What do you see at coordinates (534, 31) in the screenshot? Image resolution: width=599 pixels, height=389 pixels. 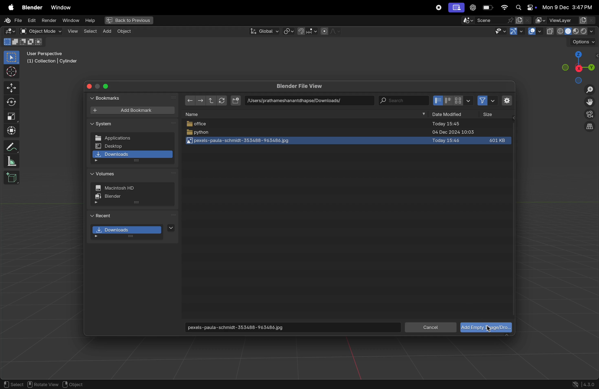 I see `overlays` at bounding box center [534, 31].